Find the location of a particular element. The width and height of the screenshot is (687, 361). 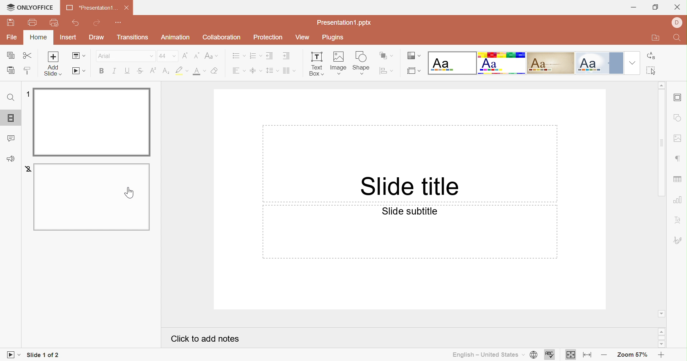

Customize Quick Access Toolbar is located at coordinates (120, 23).